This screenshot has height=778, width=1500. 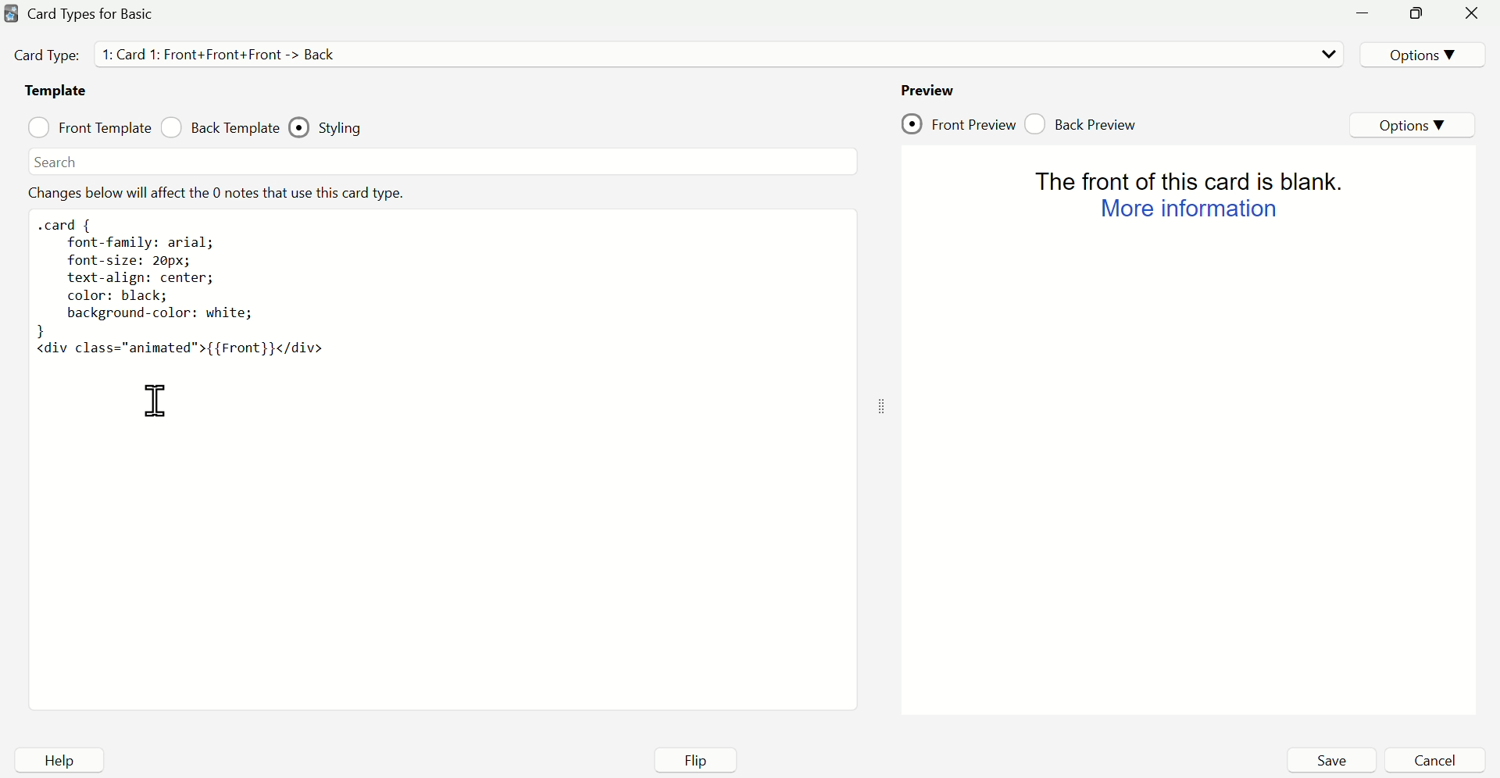 I want to click on Close, so click(x=1472, y=16).